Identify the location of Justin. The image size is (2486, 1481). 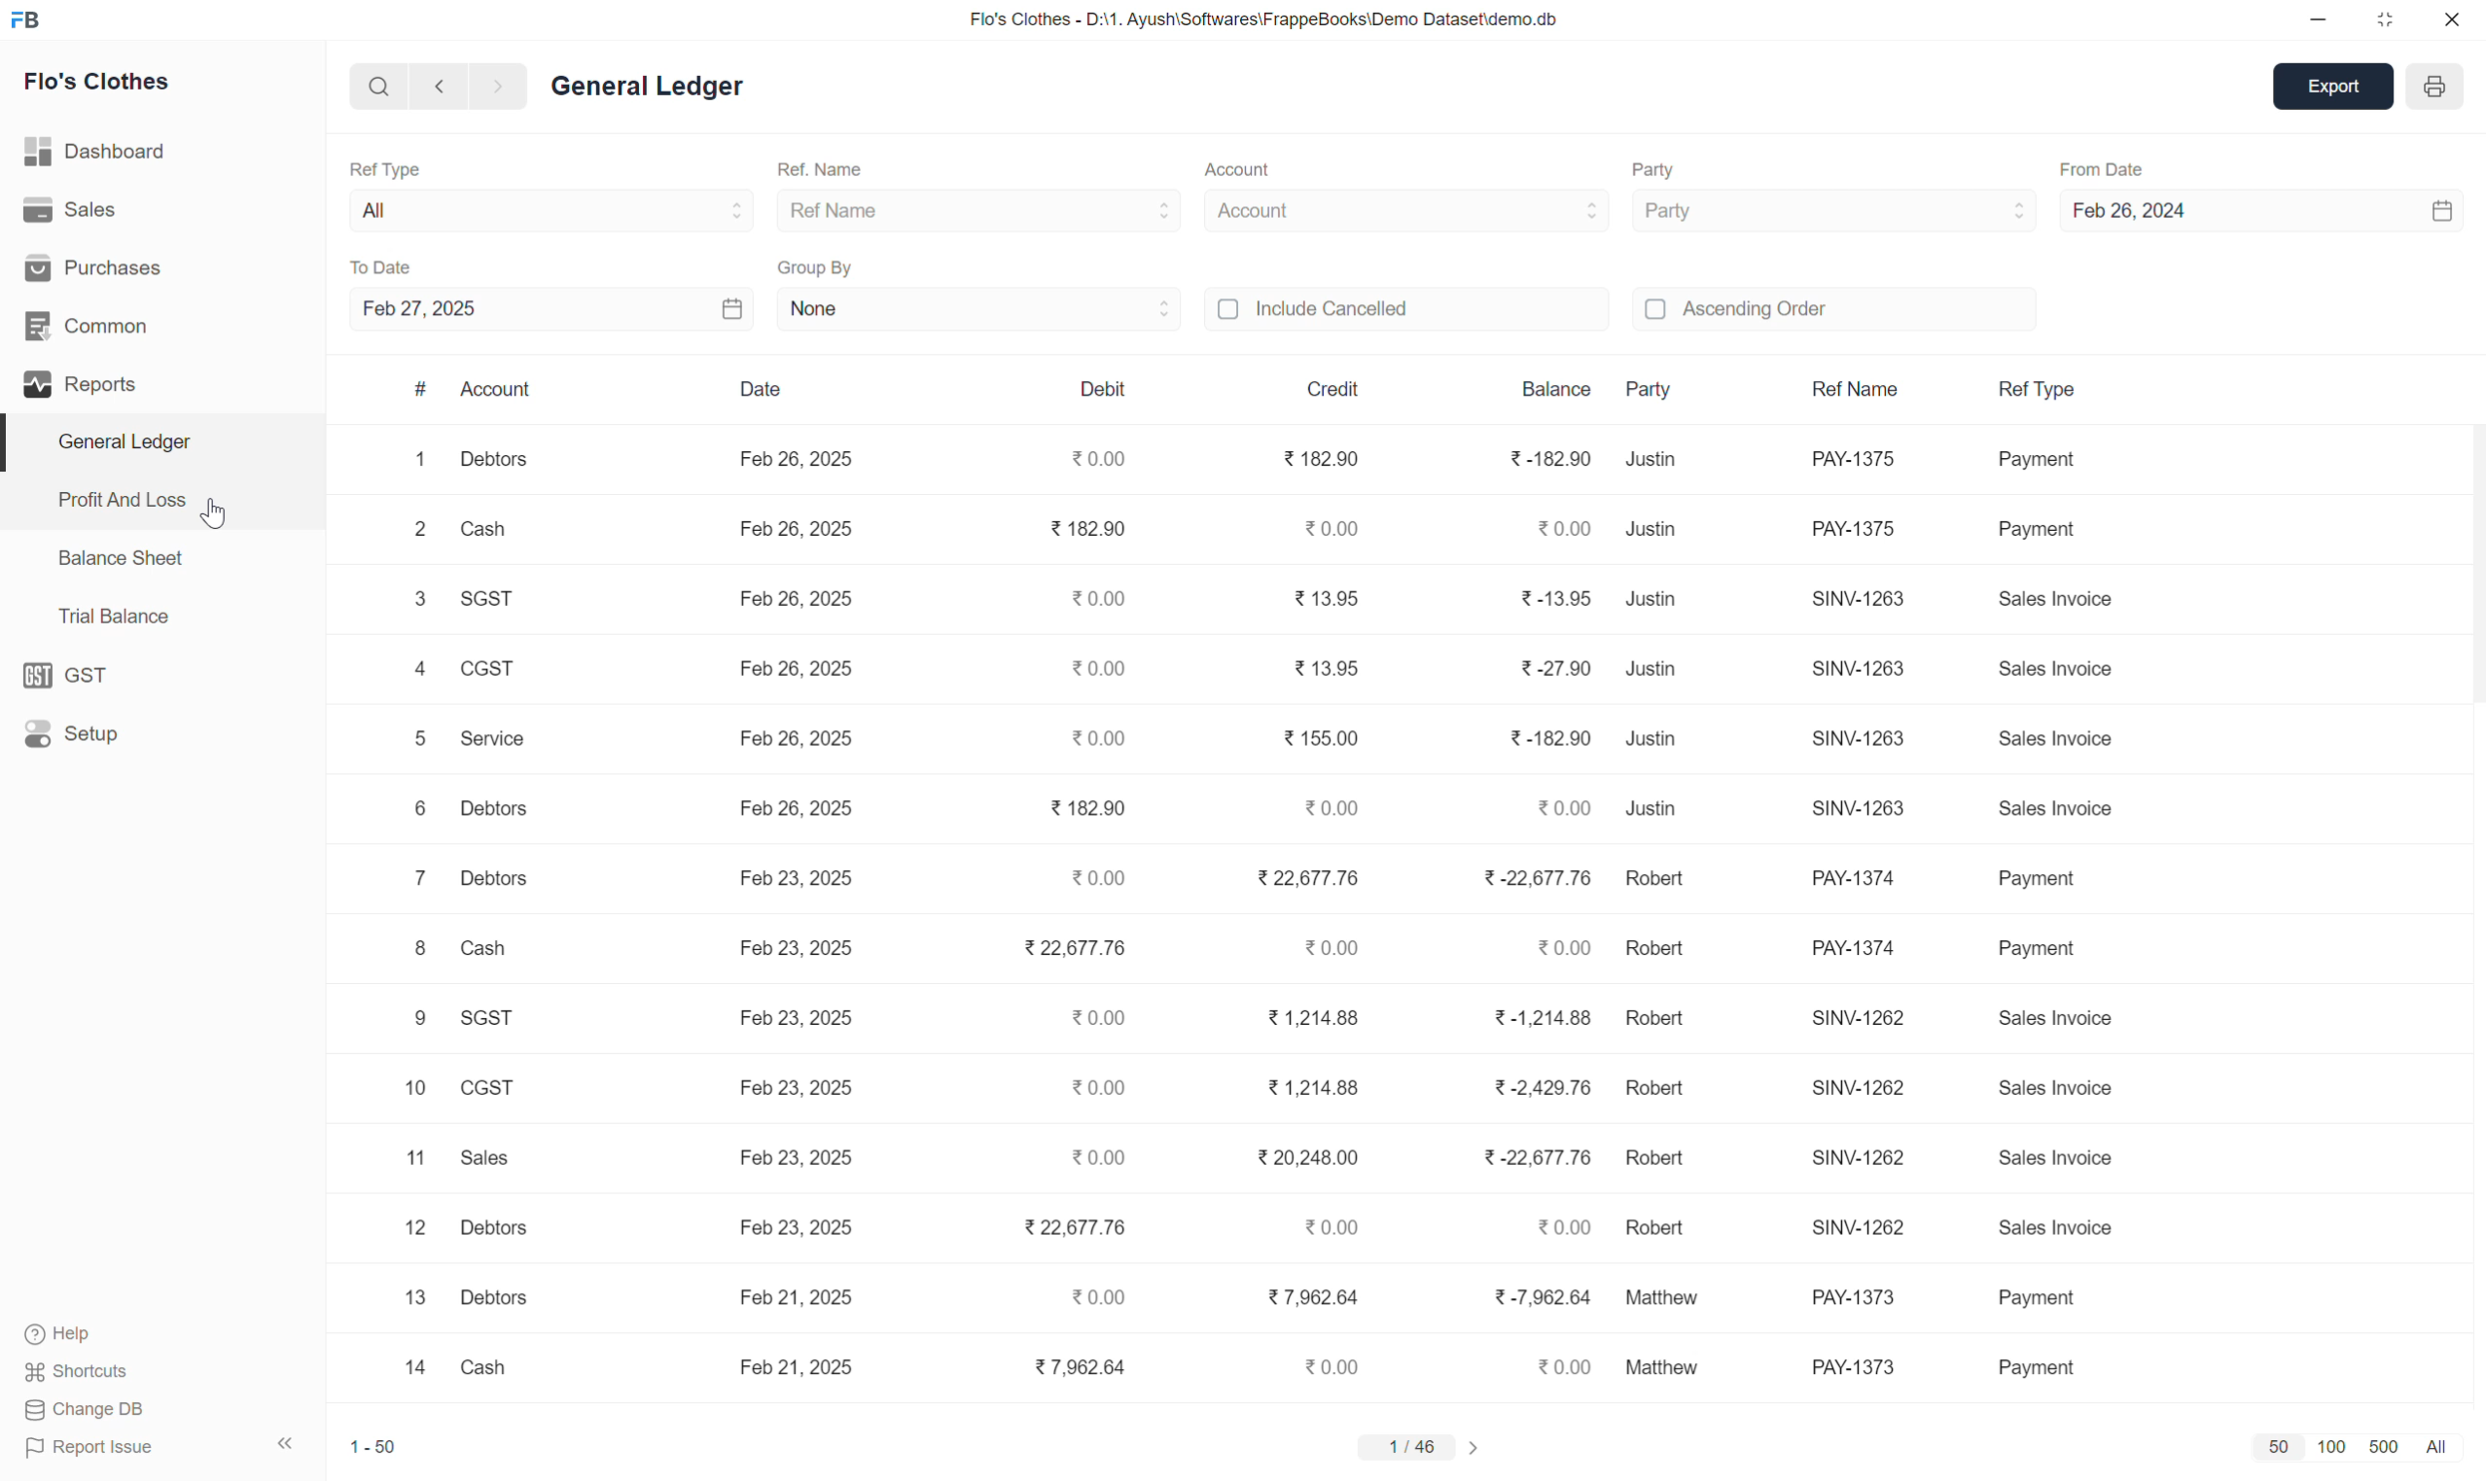
(1650, 812).